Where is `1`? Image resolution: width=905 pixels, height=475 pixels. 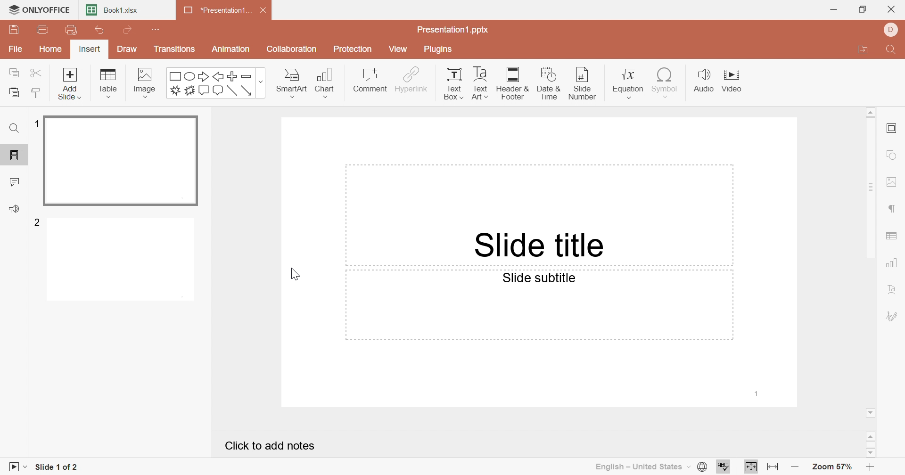 1 is located at coordinates (35, 124).